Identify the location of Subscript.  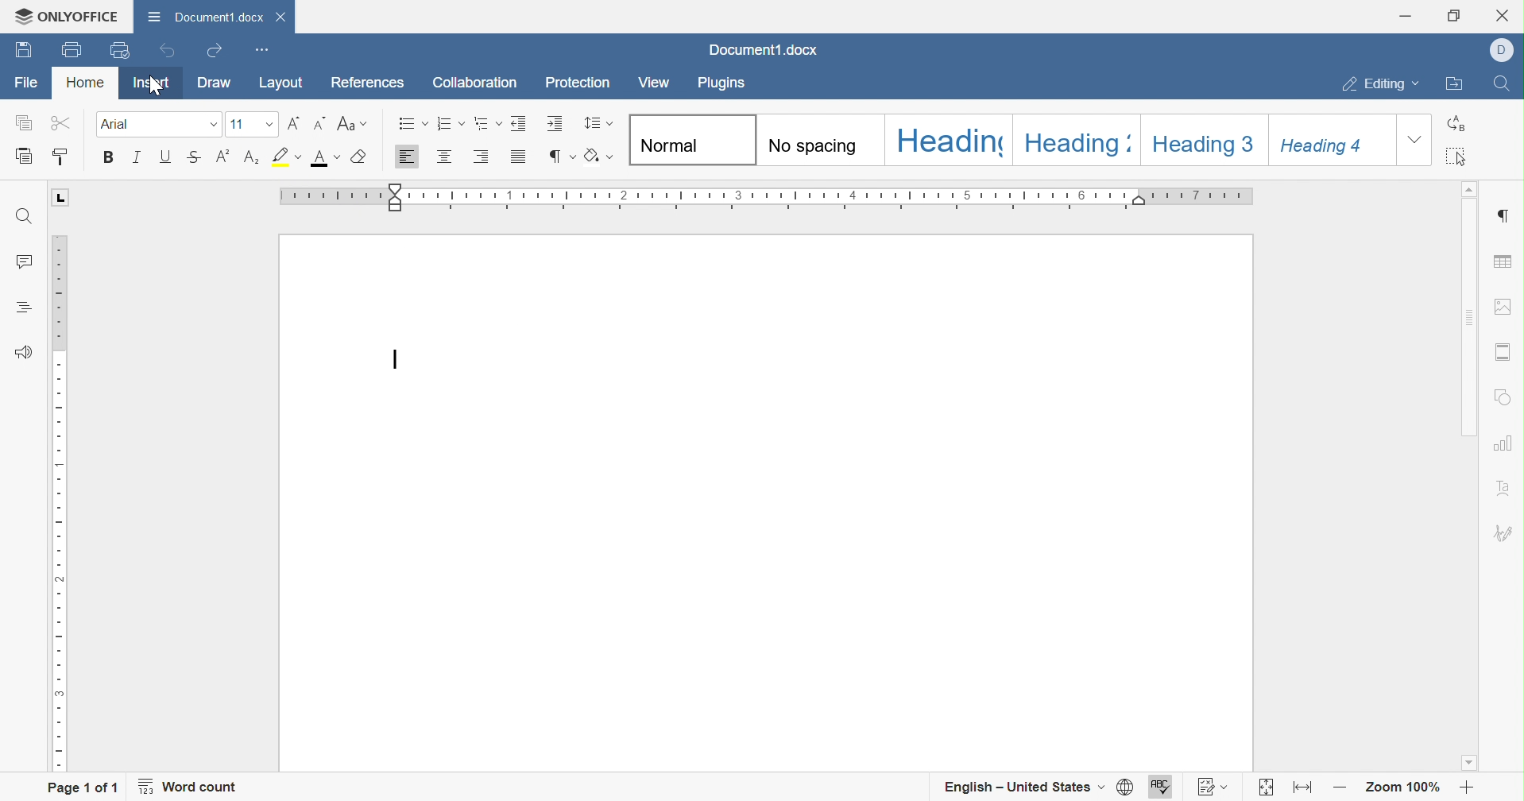
(256, 157).